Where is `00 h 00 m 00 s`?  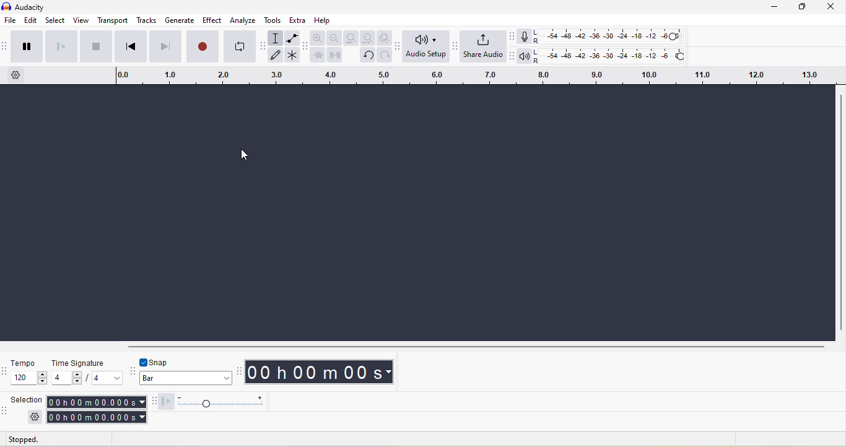
00 h 00 m 00 s is located at coordinates (323, 372).